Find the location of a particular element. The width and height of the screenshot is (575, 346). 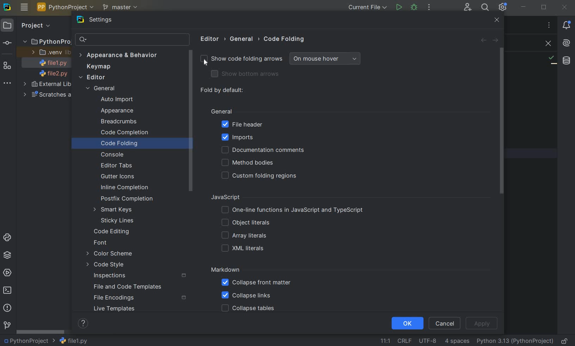

GENERAL is located at coordinates (243, 39).